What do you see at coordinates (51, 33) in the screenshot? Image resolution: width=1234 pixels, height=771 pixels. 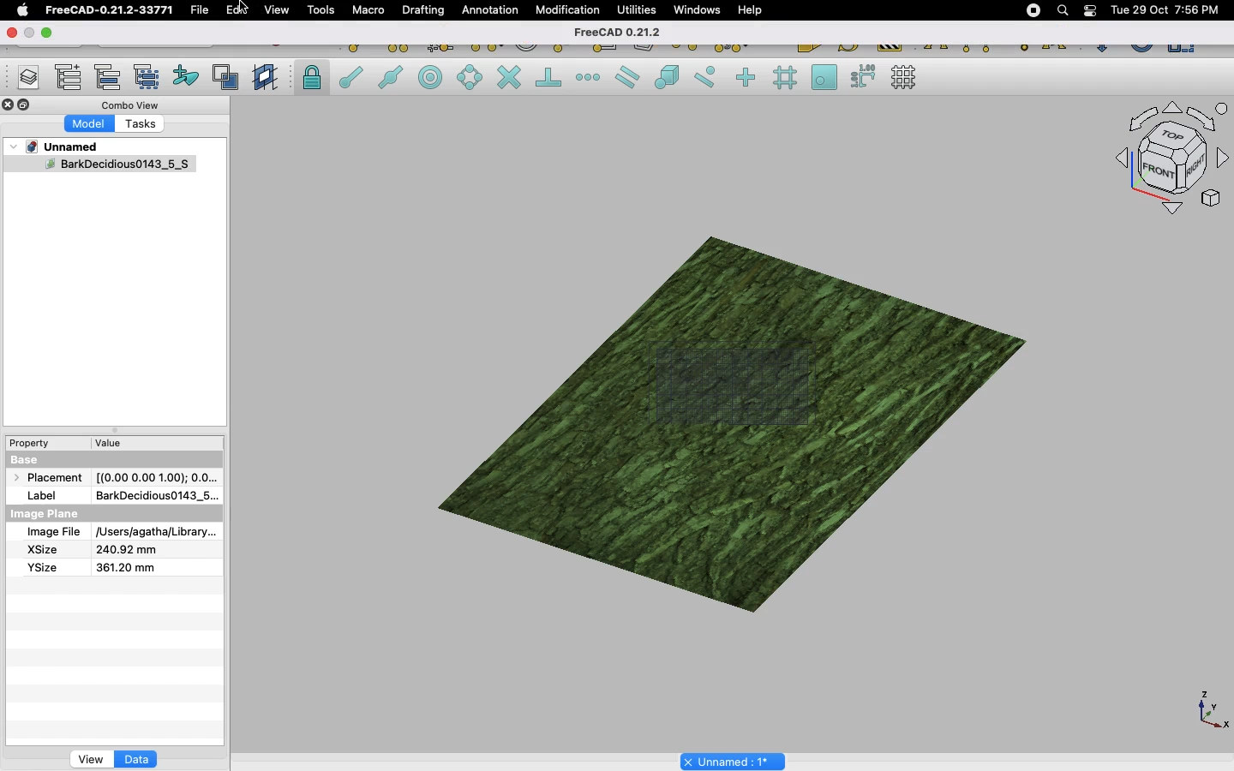 I see `open` at bounding box center [51, 33].